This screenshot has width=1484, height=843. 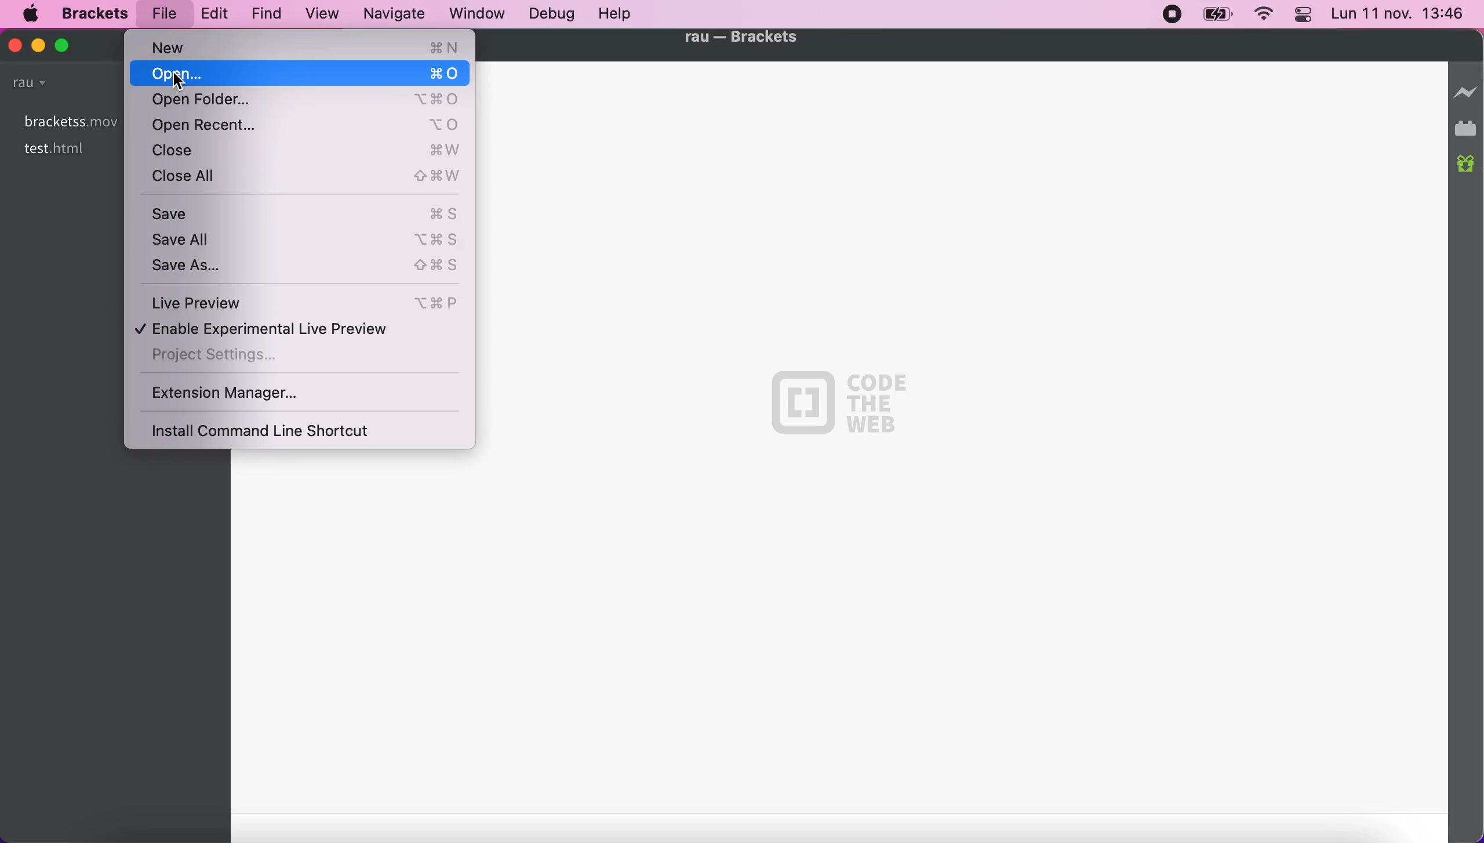 I want to click on new, so click(x=304, y=48).